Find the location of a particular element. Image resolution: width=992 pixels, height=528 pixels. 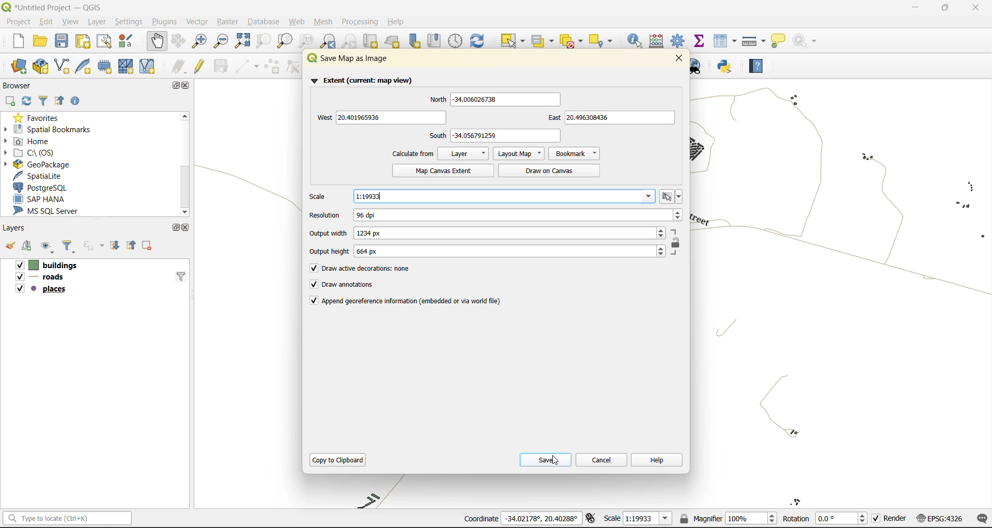

select is located at coordinates (514, 41).